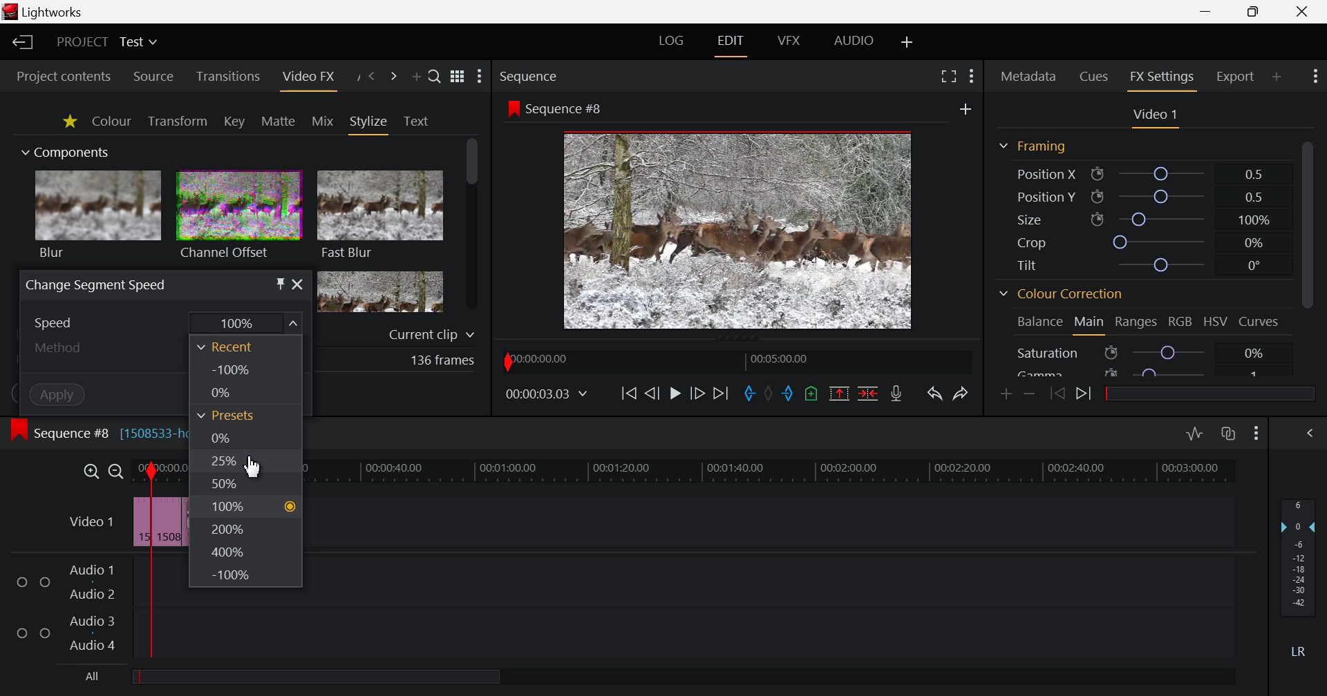 The width and height of the screenshot is (1327, 696). Describe the element at coordinates (1141, 173) in the screenshot. I see `Position X` at that location.